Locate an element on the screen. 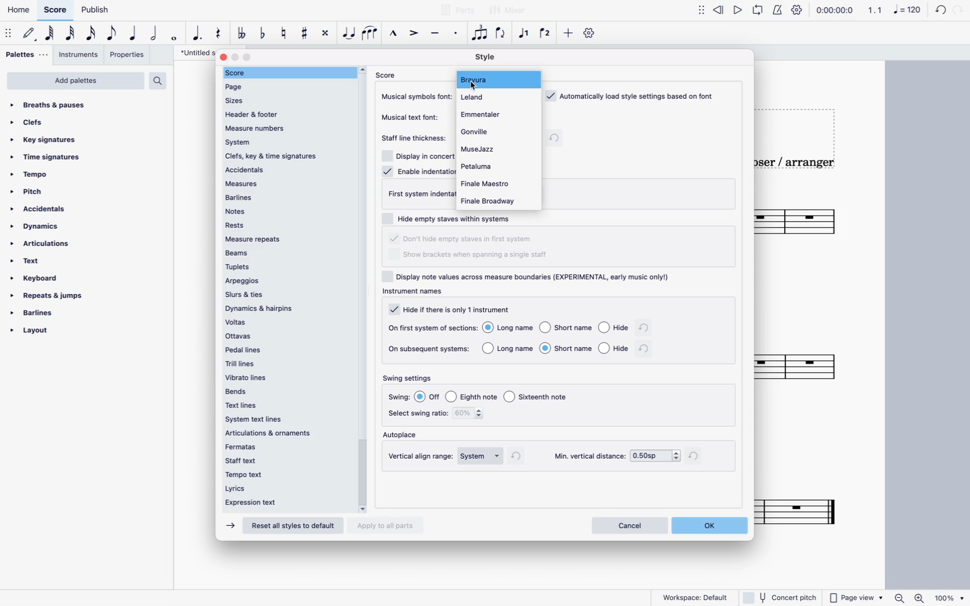  tuplets is located at coordinates (289, 267).